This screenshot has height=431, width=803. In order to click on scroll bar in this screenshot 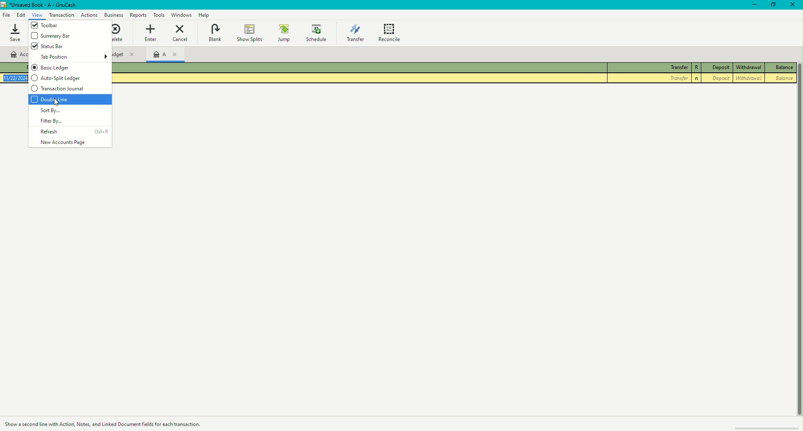, I will do `click(798, 250)`.